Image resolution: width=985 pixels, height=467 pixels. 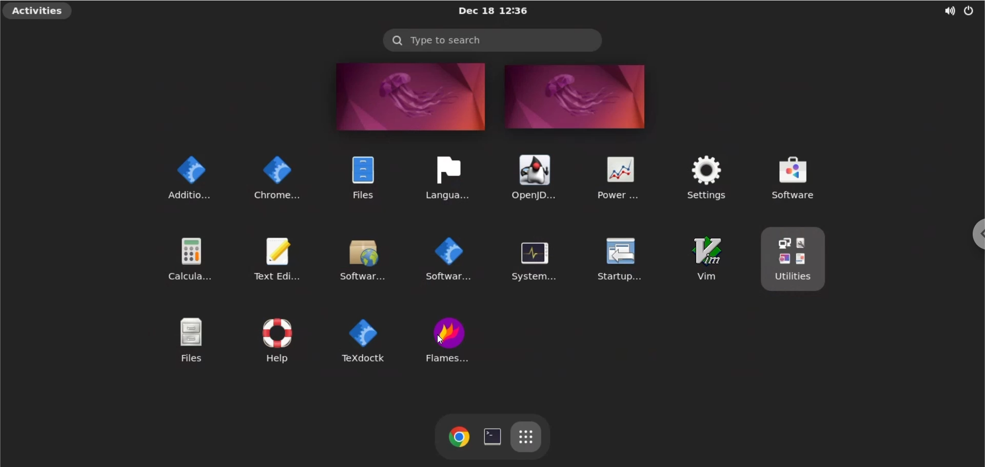 What do you see at coordinates (528, 437) in the screenshot?
I see `applications` at bounding box center [528, 437].